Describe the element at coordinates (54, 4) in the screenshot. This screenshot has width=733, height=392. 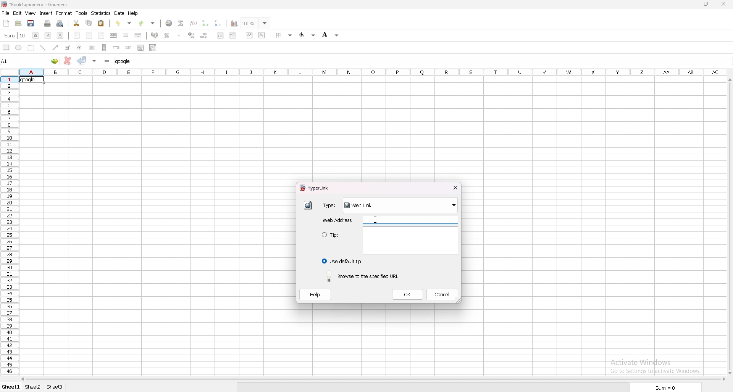
I see `file name` at that location.